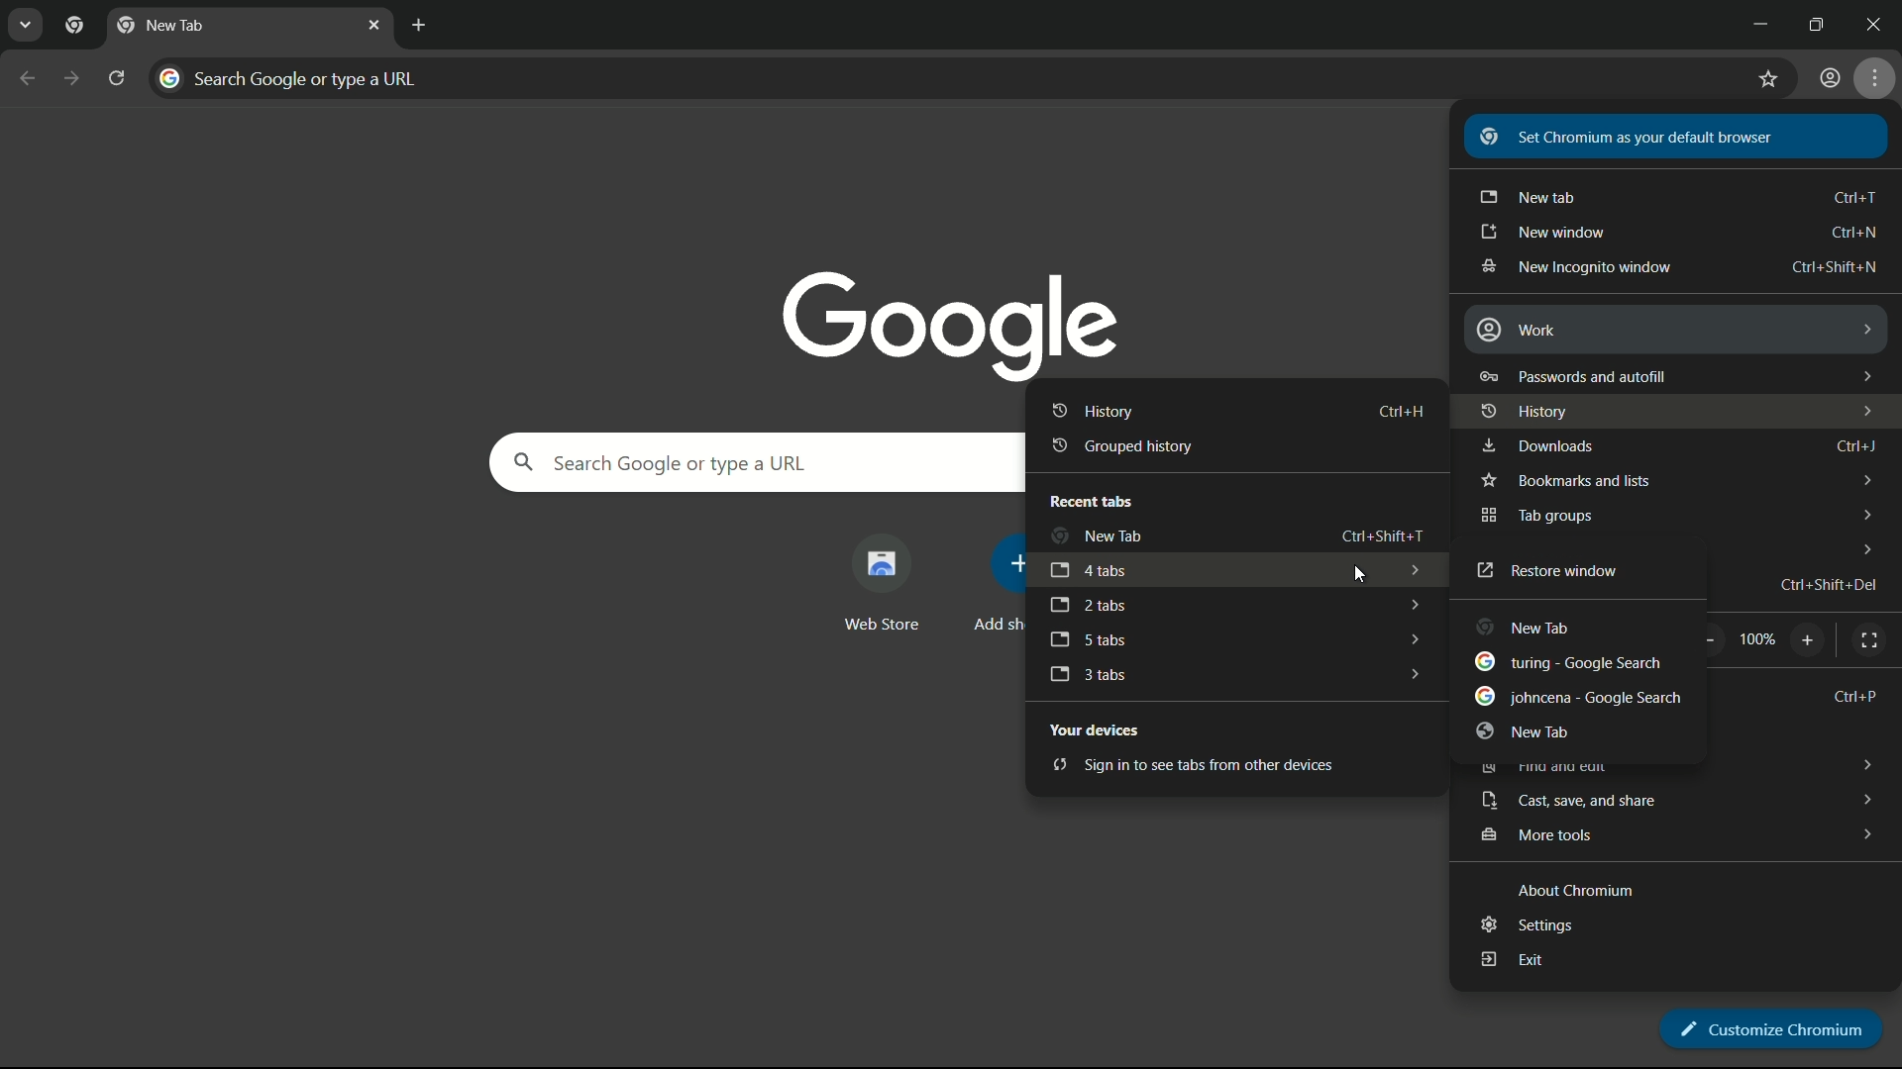 The image size is (1902, 1069). What do you see at coordinates (1766, 1022) in the screenshot?
I see `customize chromium` at bounding box center [1766, 1022].